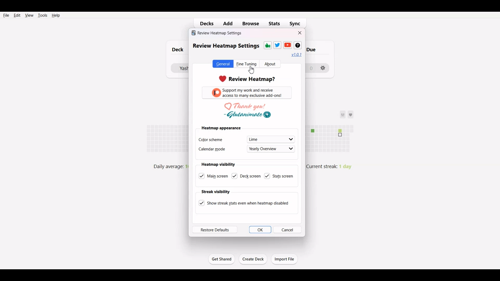 This screenshot has width=500, height=281. I want to click on Edit, so click(17, 15).